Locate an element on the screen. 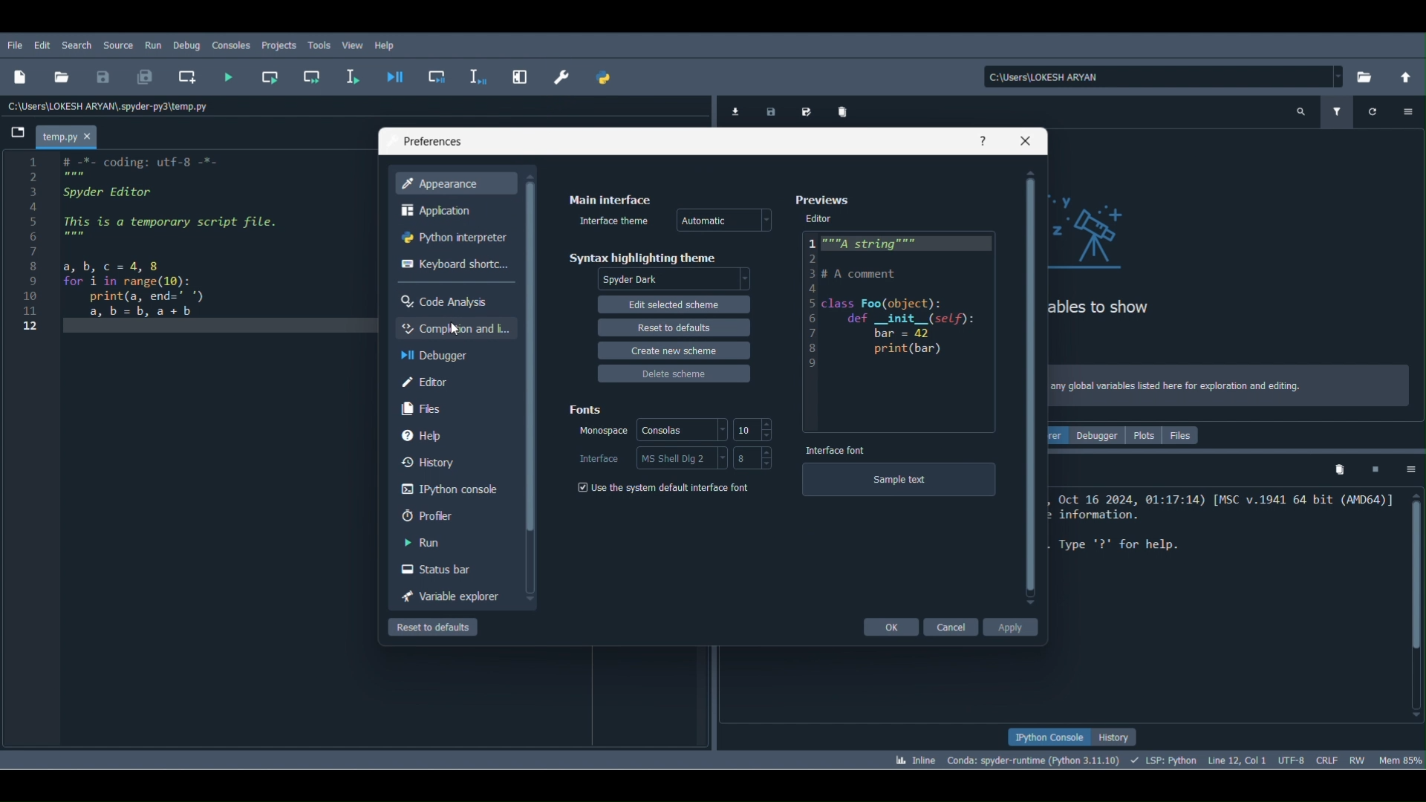 Image resolution: width=1426 pixels, height=802 pixels. Refresh variables is located at coordinates (1374, 111).